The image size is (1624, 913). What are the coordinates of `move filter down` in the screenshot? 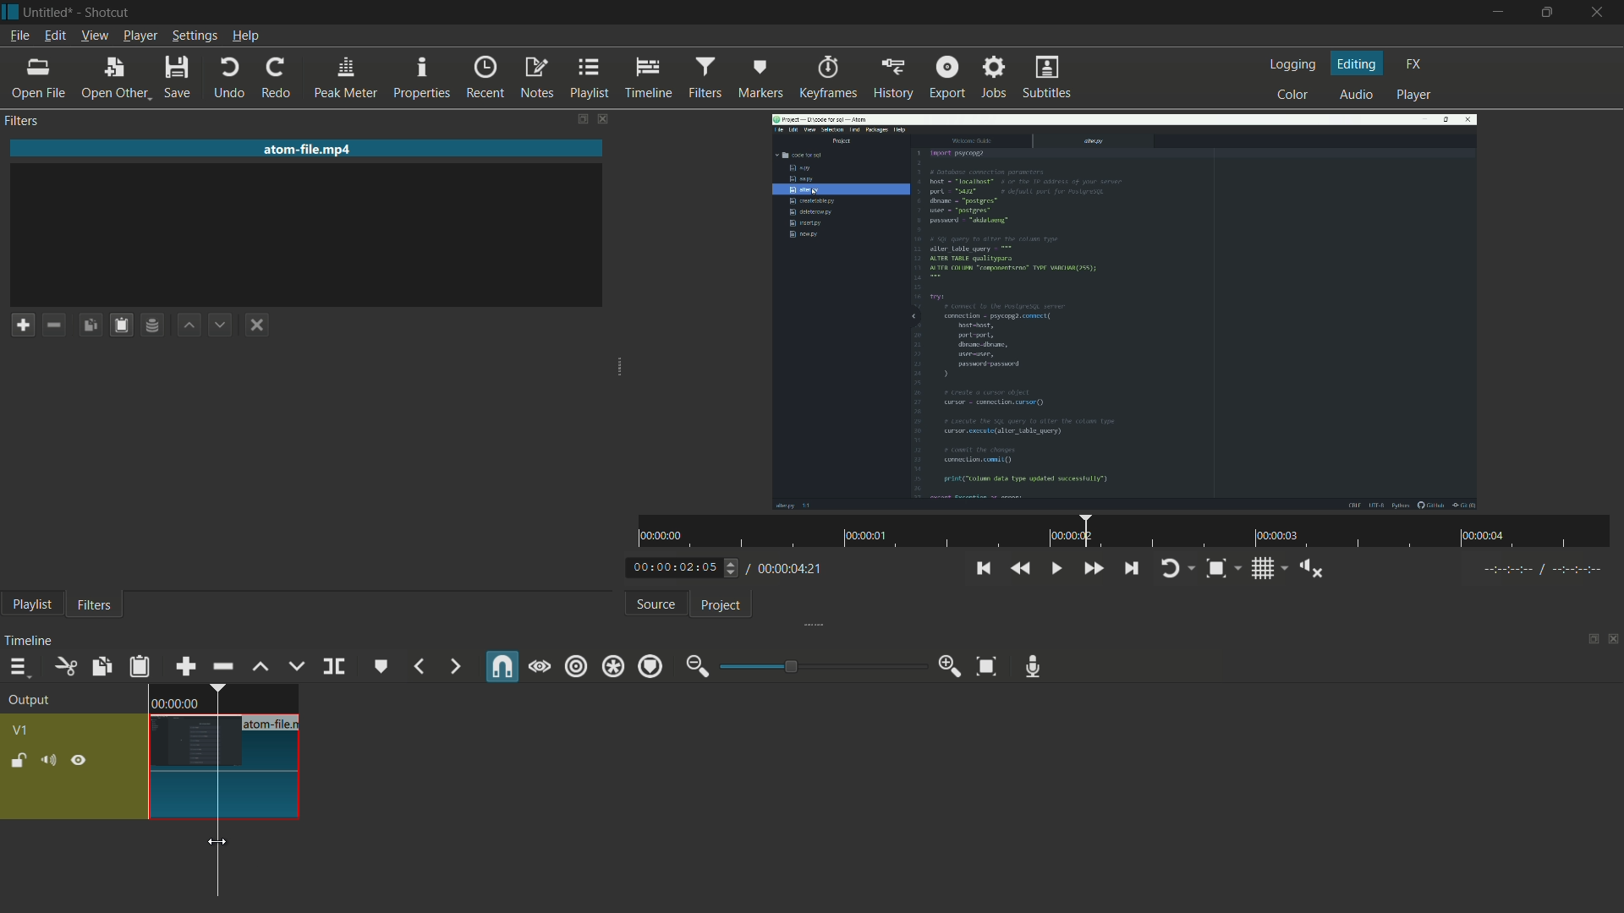 It's located at (222, 325).